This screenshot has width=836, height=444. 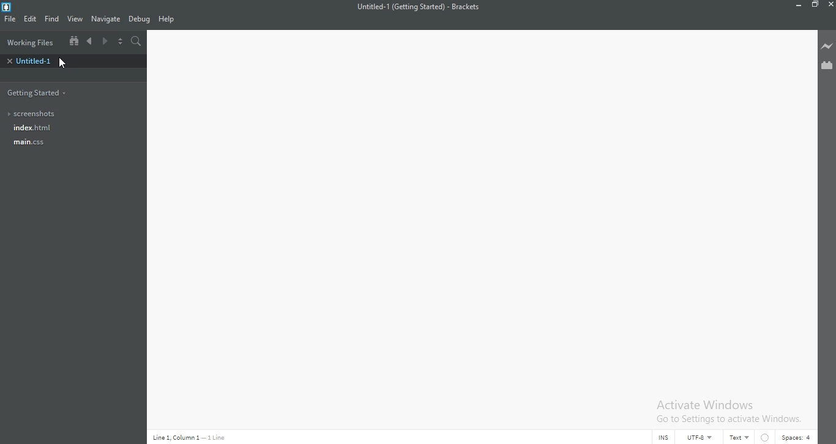 What do you see at coordinates (7, 7) in the screenshot?
I see `Brackets Desktop icon` at bounding box center [7, 7].